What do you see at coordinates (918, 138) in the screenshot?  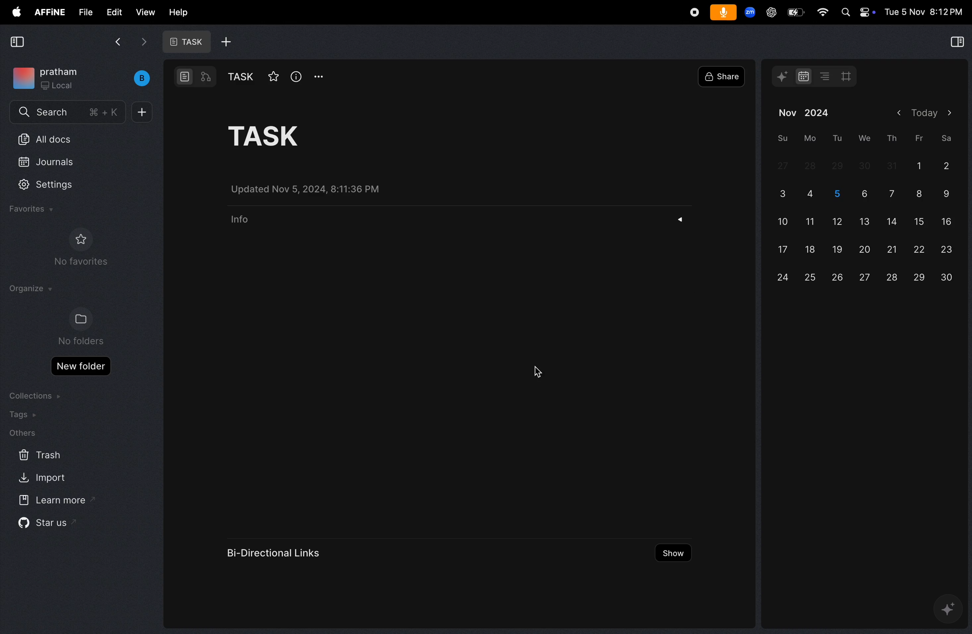 I see `friday` at bounding box center [918, 138].